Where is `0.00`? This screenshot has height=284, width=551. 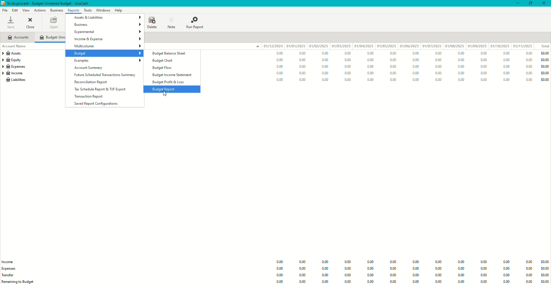 0.00 is located at coordinates (506, 281).